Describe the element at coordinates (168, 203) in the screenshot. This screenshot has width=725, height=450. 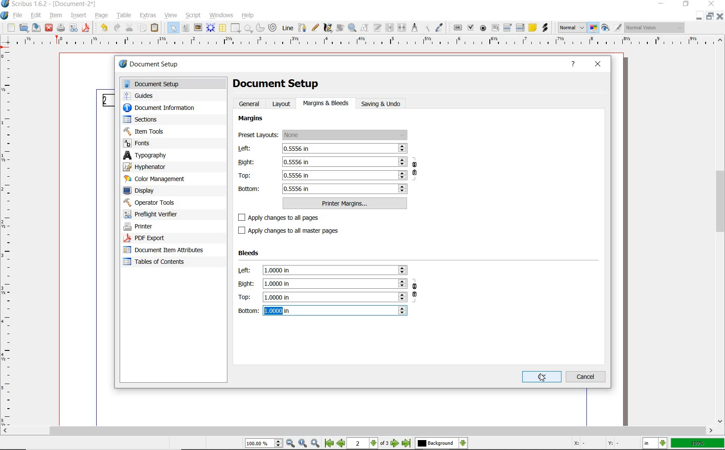
I see `operator tools` at that location.